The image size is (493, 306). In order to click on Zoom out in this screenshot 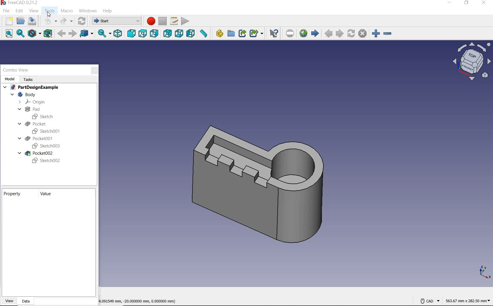, I will do `click(391, 33)`.